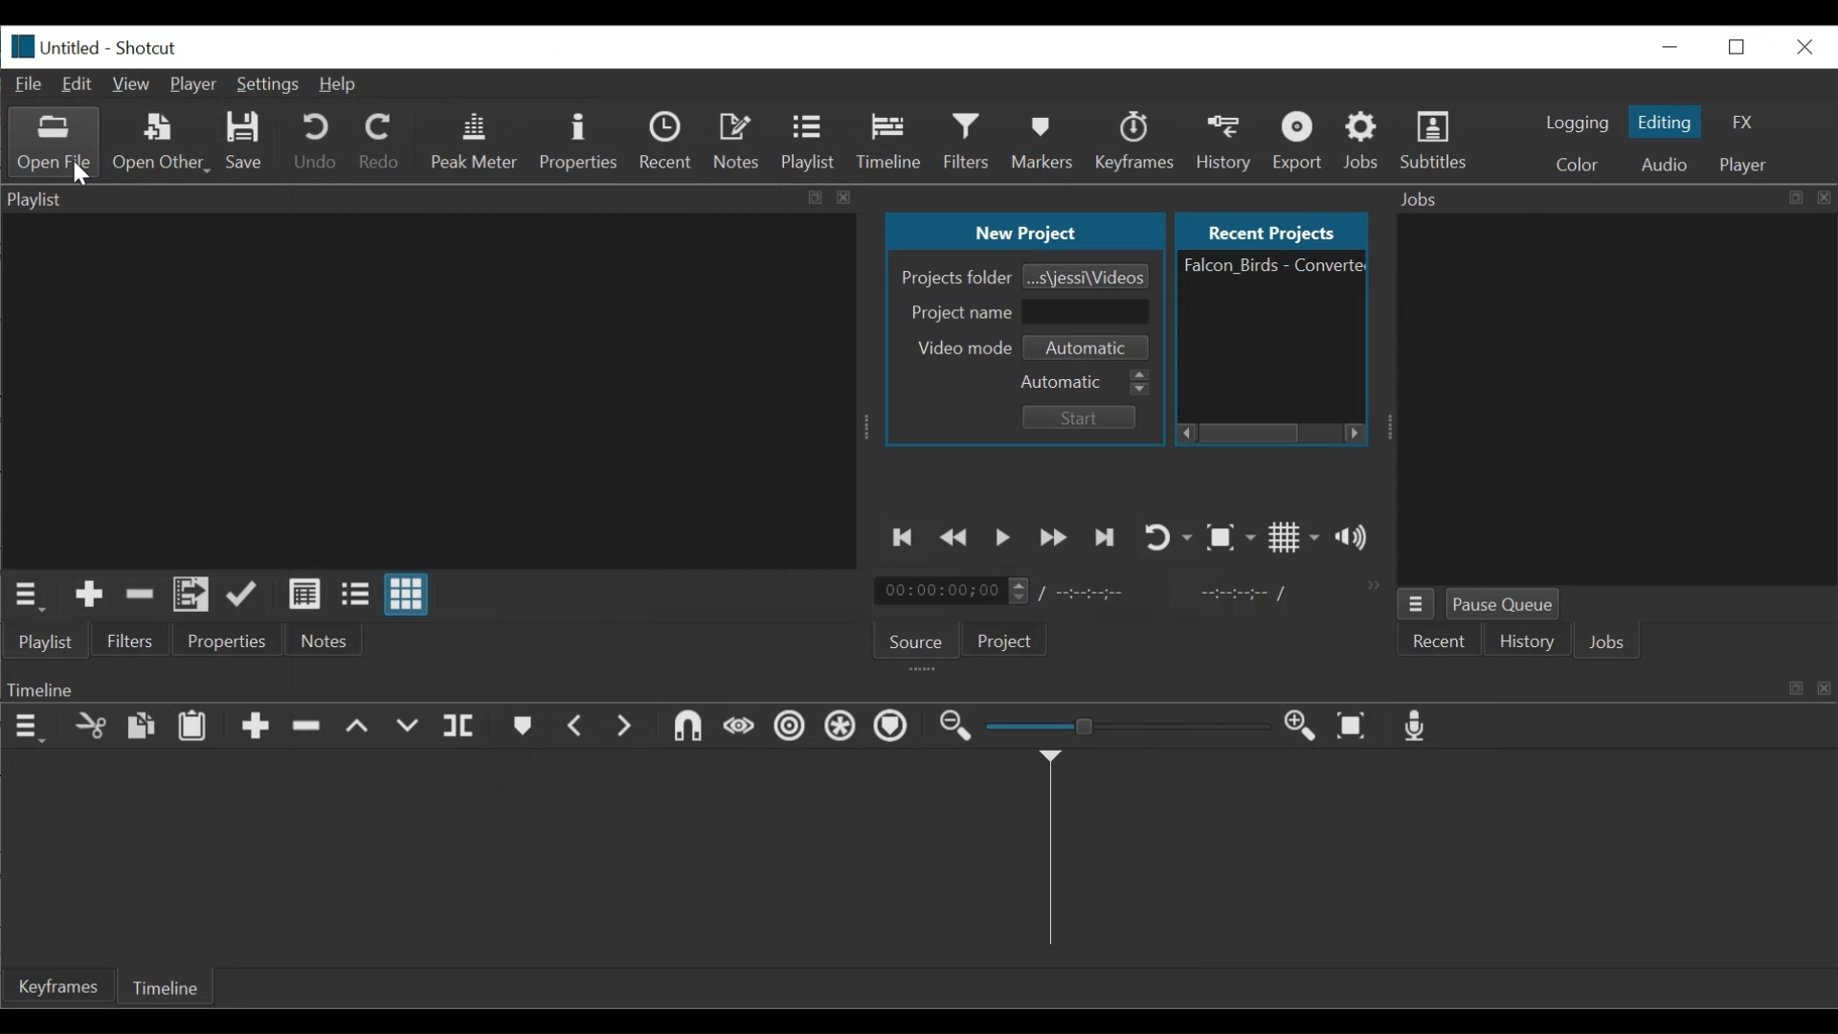 The image size is (1838, 1034). I want to click on Jobs Panel, so click(1615, 399).